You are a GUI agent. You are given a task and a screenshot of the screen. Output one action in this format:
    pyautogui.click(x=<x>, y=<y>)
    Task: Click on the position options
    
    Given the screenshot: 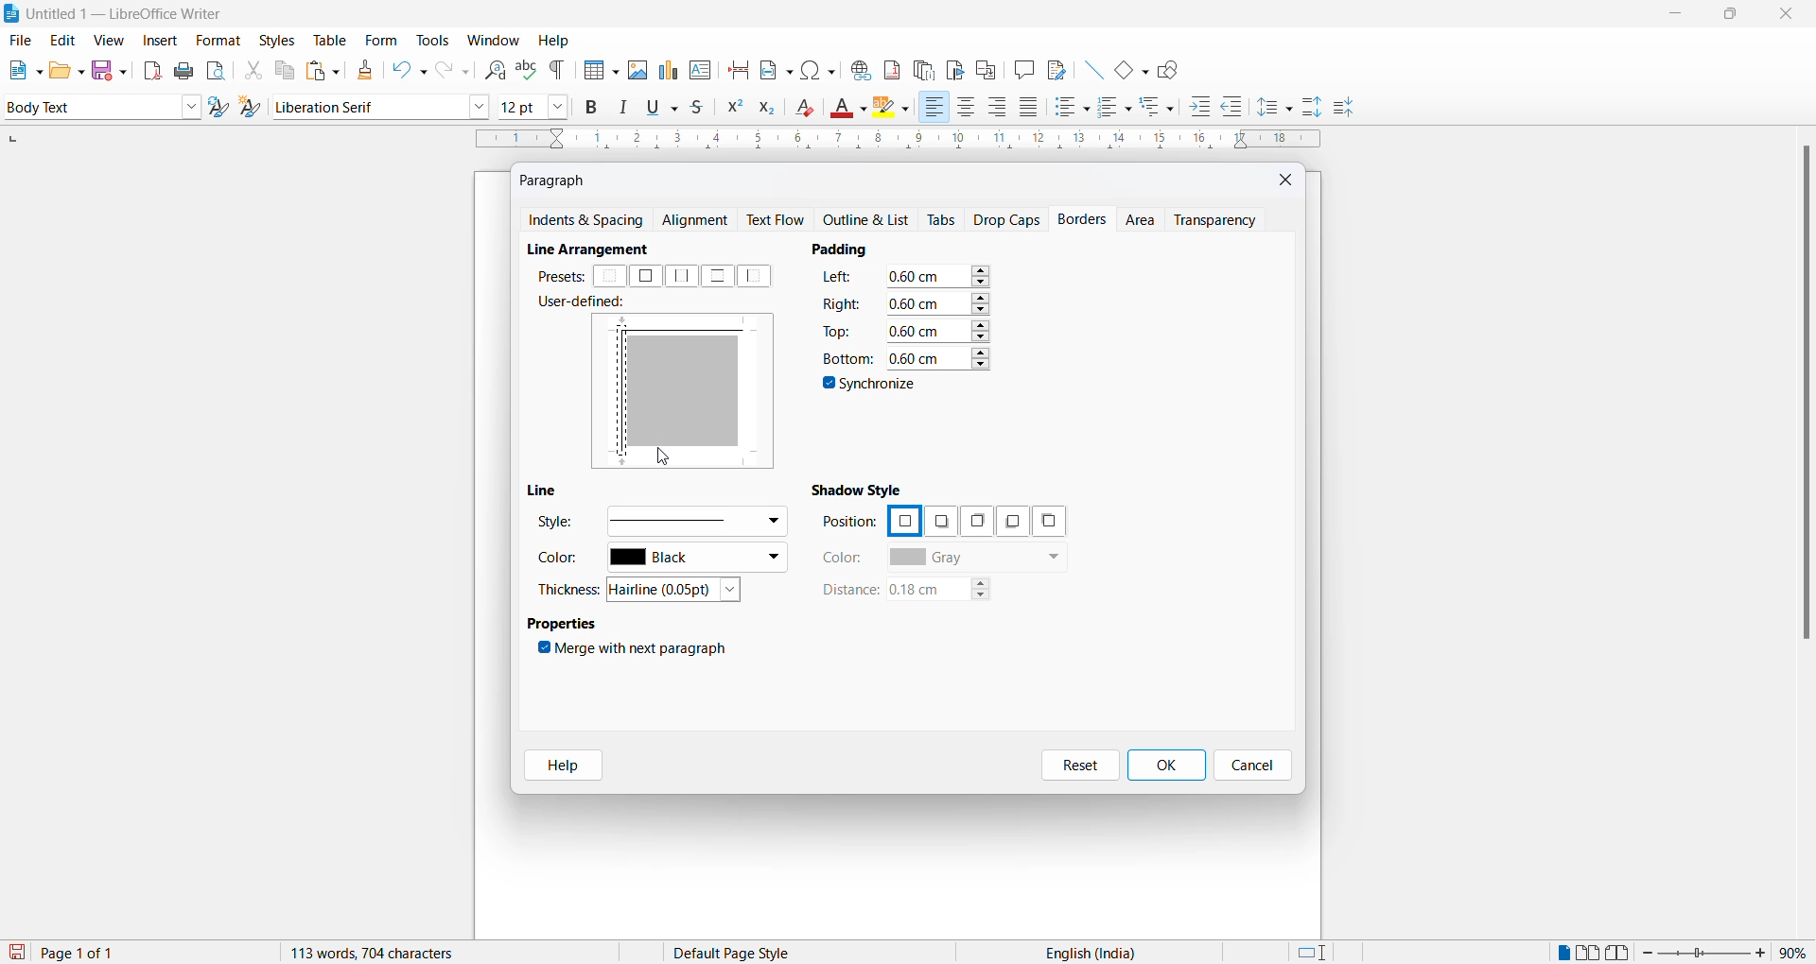 What is the action you would take?
    pyautogui.click(x=1008, y=522)
    